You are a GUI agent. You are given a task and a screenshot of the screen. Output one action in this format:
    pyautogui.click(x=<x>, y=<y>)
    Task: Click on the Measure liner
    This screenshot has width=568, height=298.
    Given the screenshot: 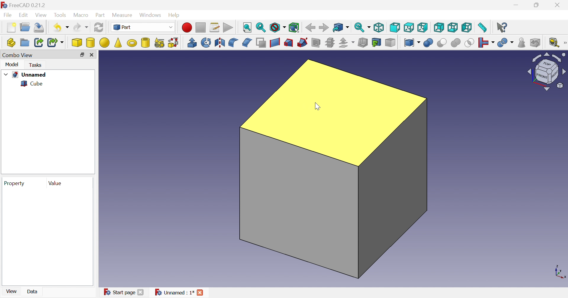 What is the action you would take?
    pyautogui.click(x=554, y=43)
    